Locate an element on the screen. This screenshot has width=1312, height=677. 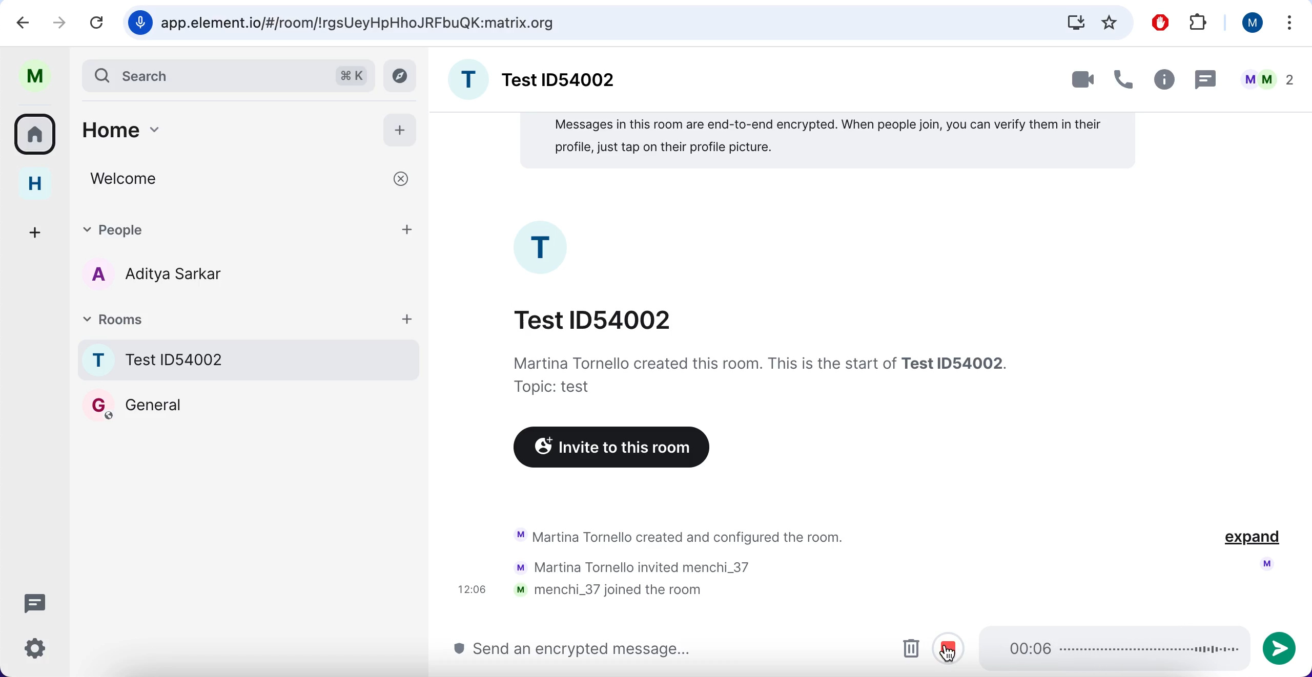
home is located at coordinates (221, 129).